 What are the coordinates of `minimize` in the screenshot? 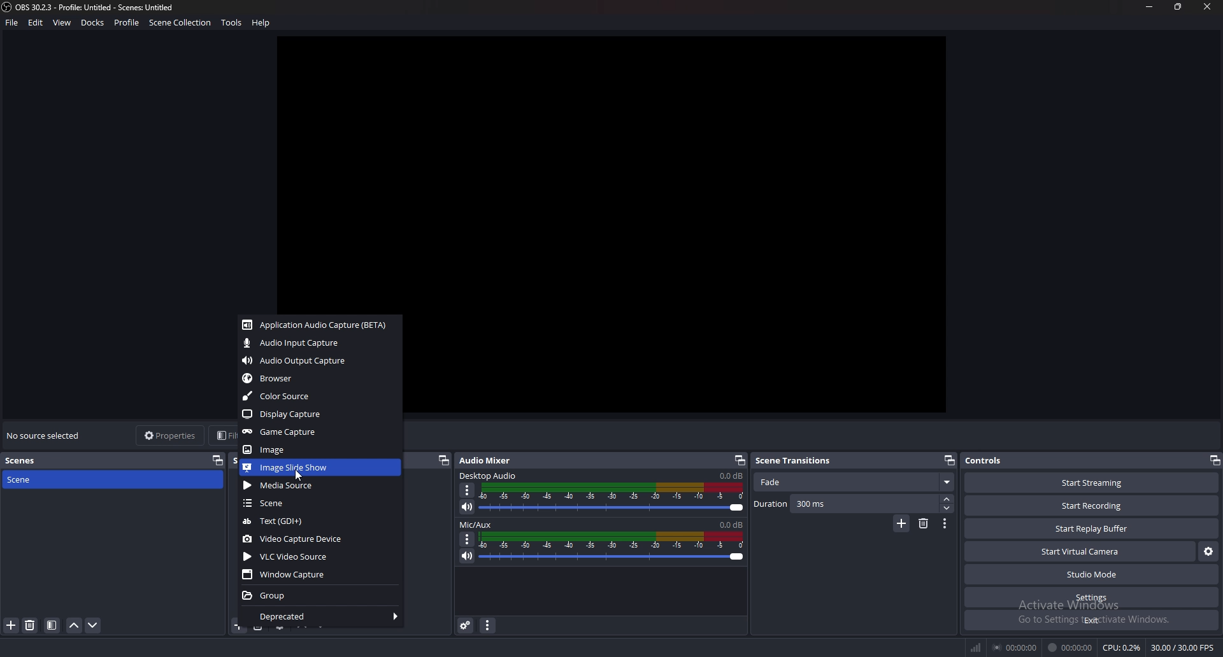 It's located at (1150, 7).